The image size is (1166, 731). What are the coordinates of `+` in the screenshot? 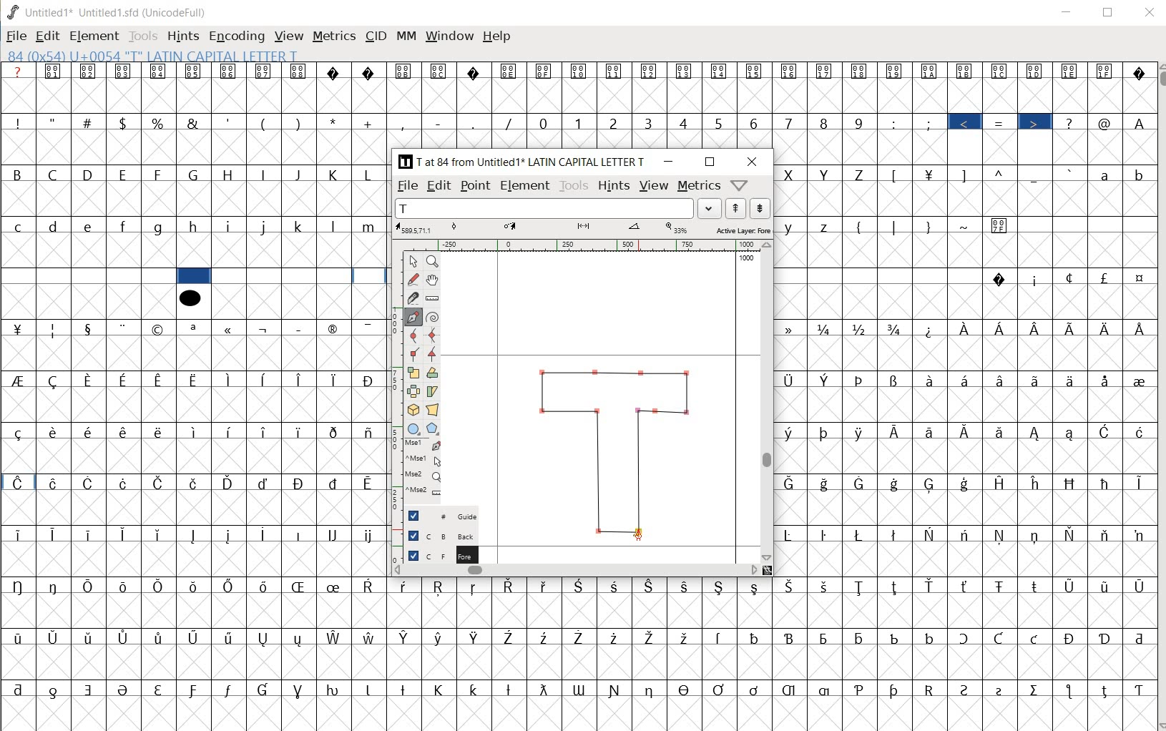 It's located at (370, 123).